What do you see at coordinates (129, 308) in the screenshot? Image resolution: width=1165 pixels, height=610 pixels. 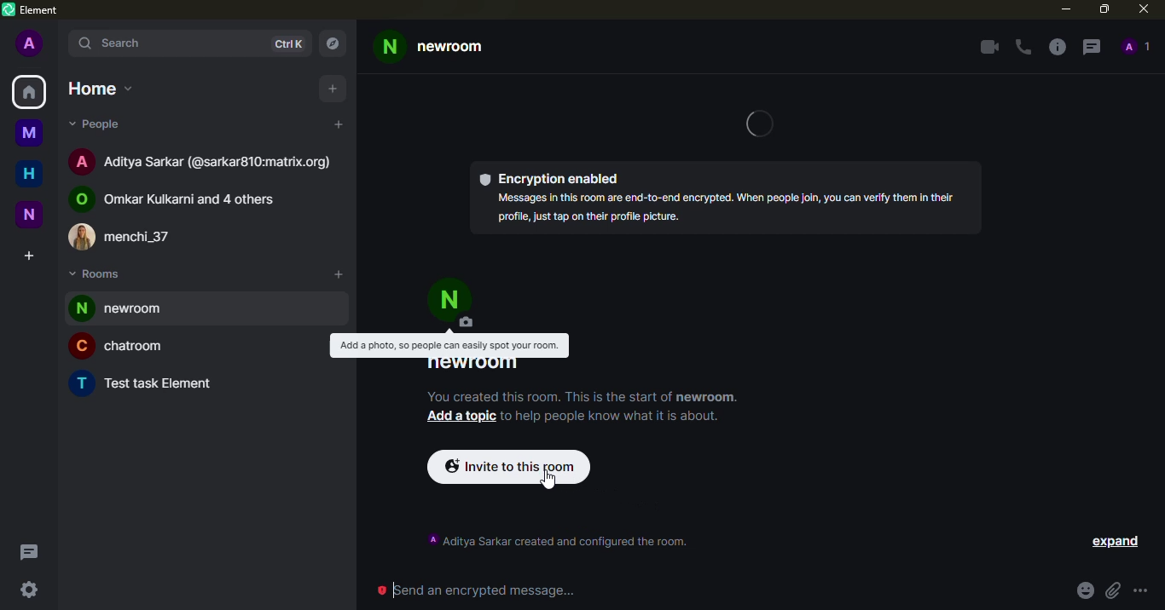 I see `room added` at bounding box center [129, 308].